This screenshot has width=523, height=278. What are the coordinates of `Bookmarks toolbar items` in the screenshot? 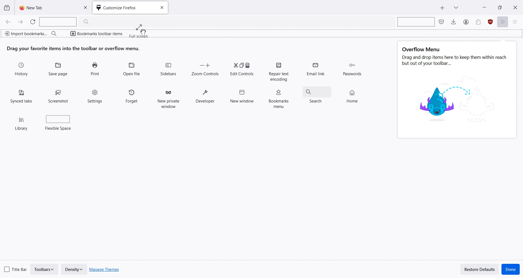 It's located at (93, 33).